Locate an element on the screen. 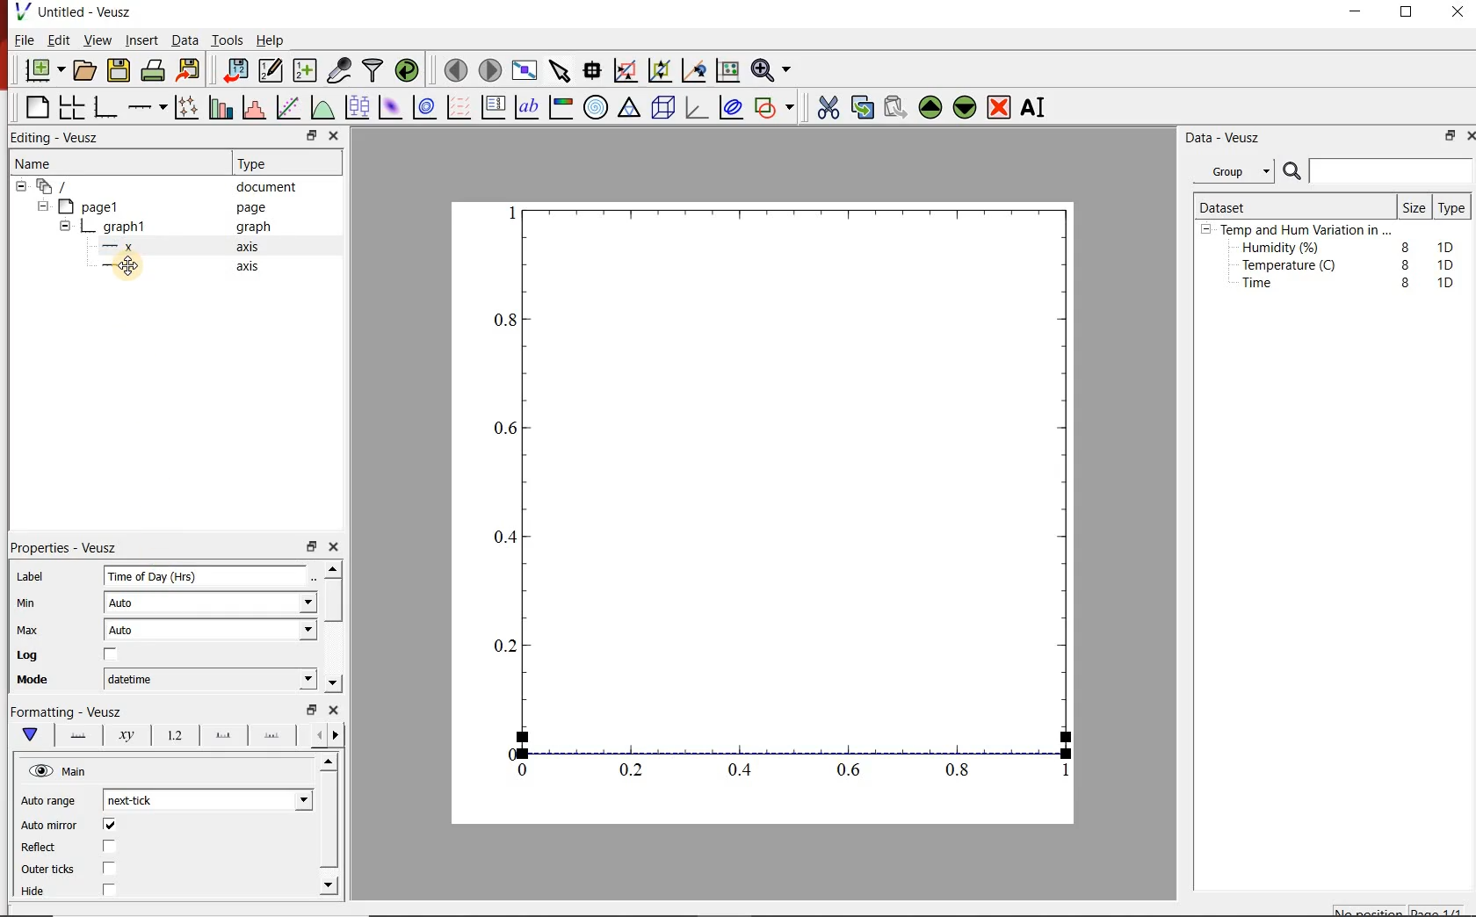 This screenshot has width=1476, height=917. filter data is located at coordinates (373, 71).